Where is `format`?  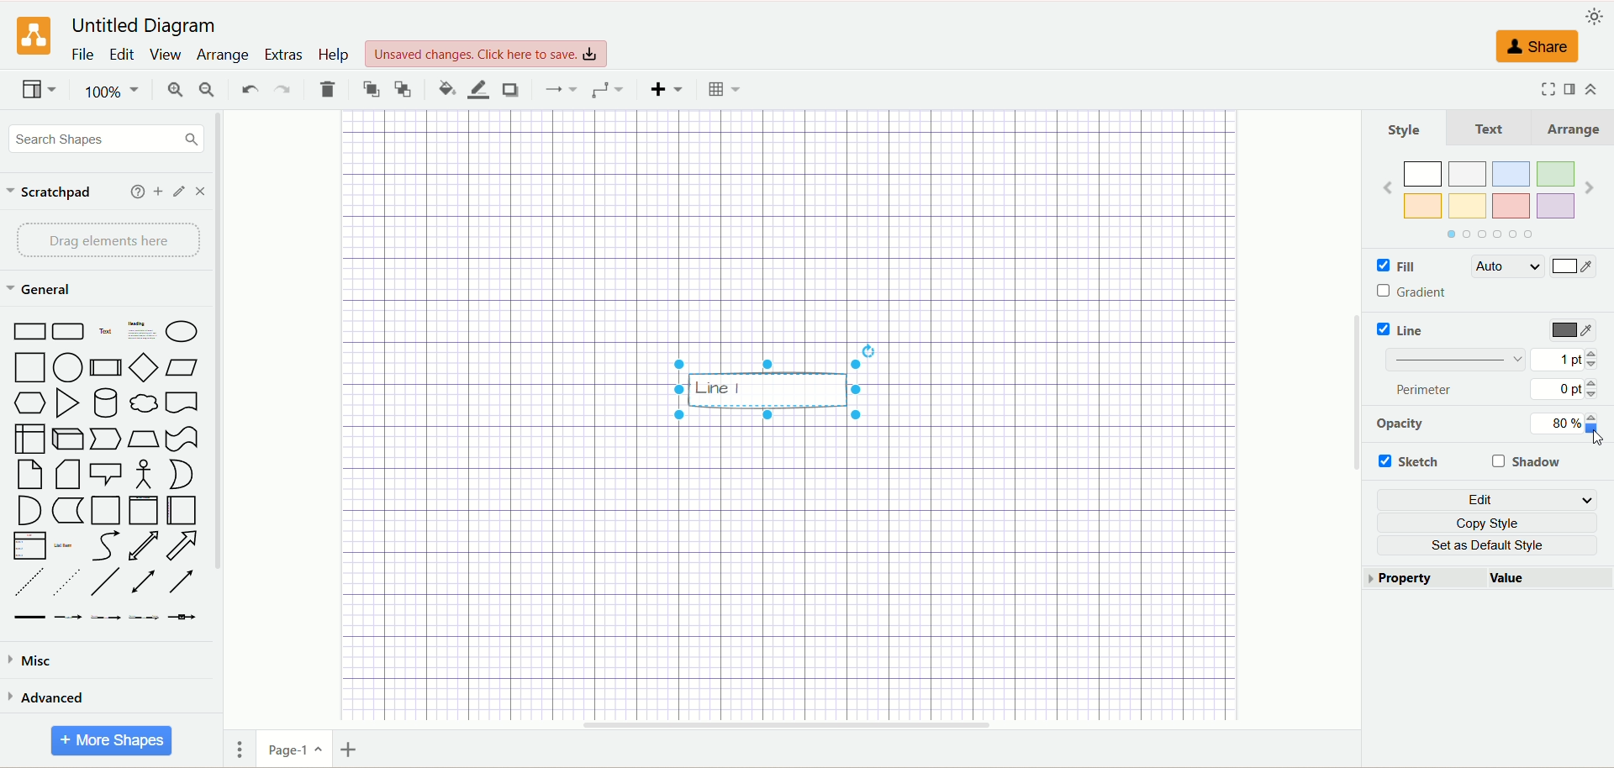
format is located at coordinates (1570, 90).